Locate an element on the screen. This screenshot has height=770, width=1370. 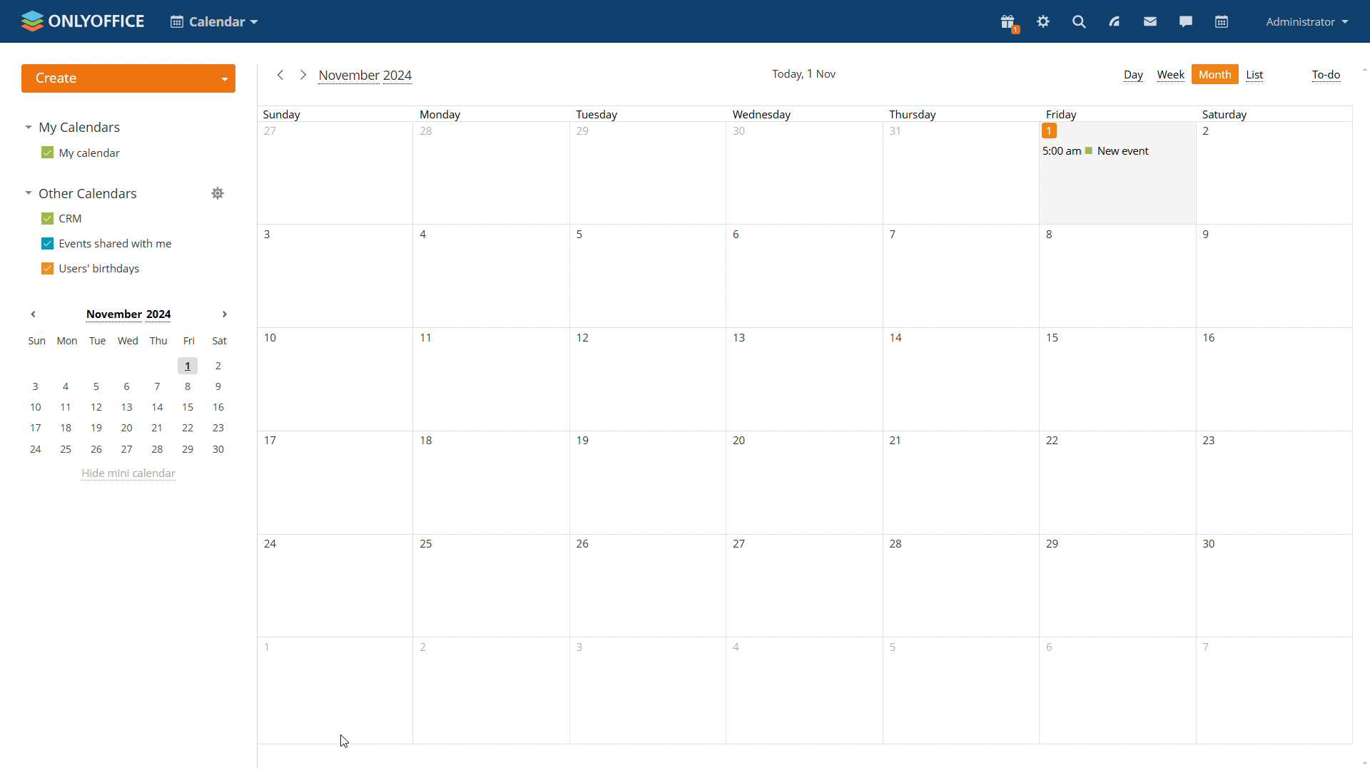
existing event on friday 1st november is located at coordinates (1119, 152).